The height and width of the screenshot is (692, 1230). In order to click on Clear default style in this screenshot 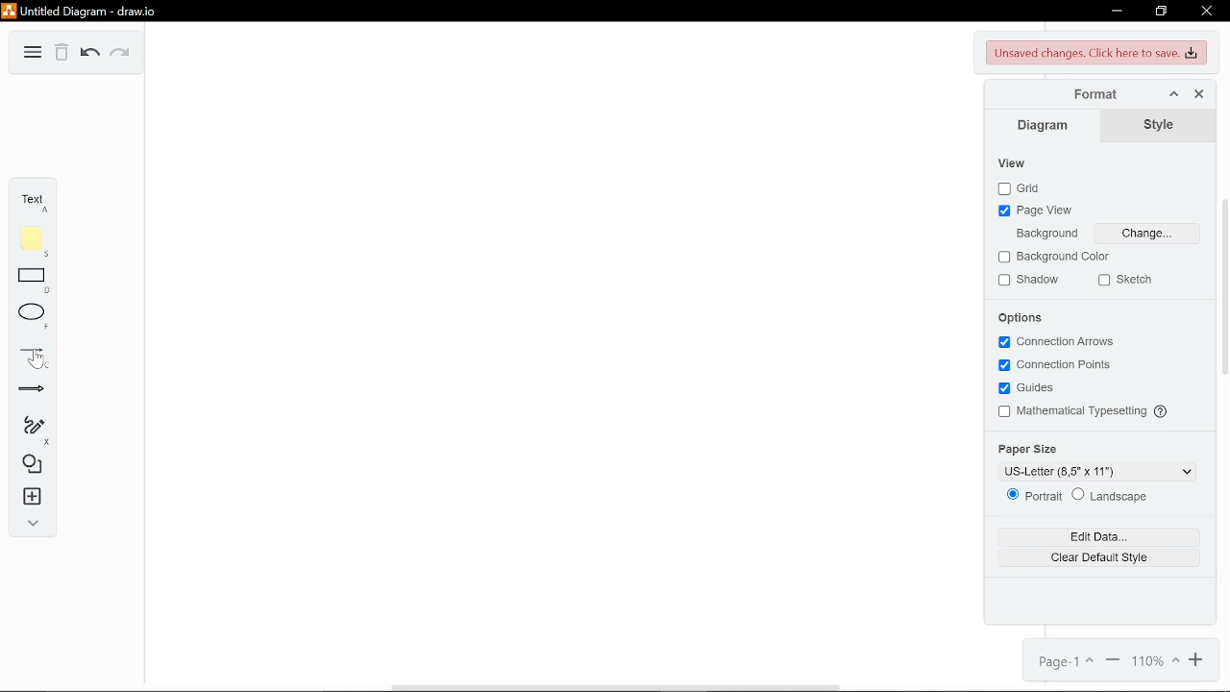, I will do `click(1087, 556)`.